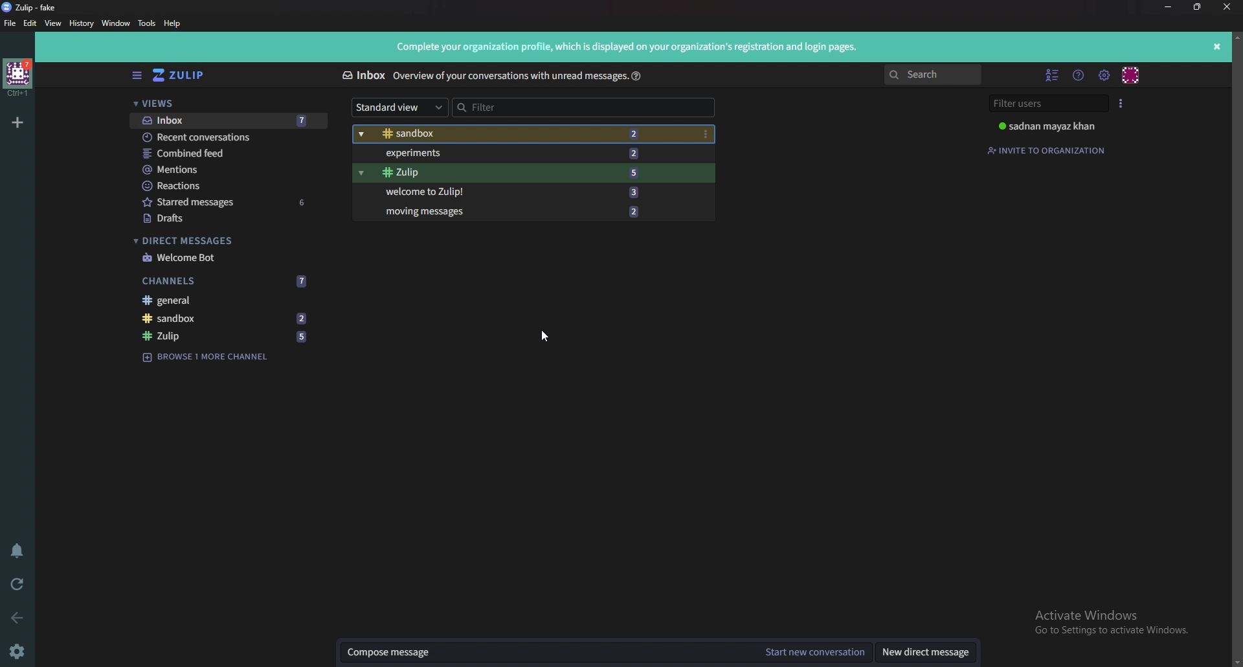 This screenshot has height=667, width=1243. I want to click on Compose message, so click(548, 653).